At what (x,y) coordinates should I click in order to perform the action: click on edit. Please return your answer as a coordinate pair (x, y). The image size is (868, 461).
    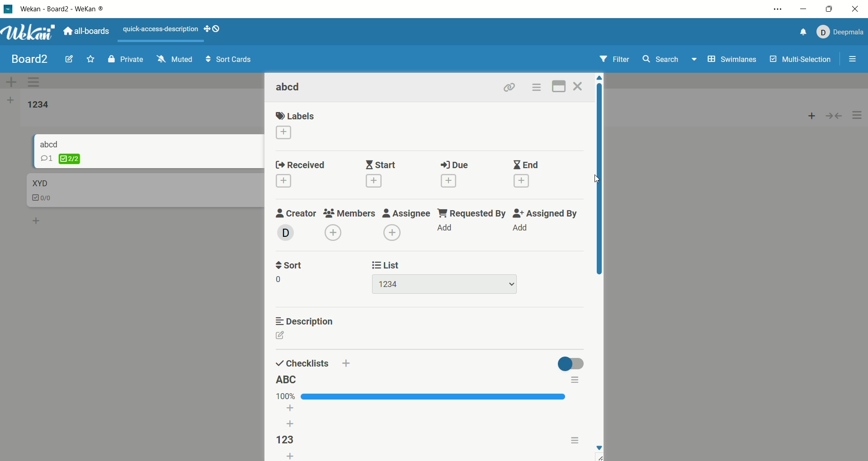
    Looking at the image, I should click on (290, 336).